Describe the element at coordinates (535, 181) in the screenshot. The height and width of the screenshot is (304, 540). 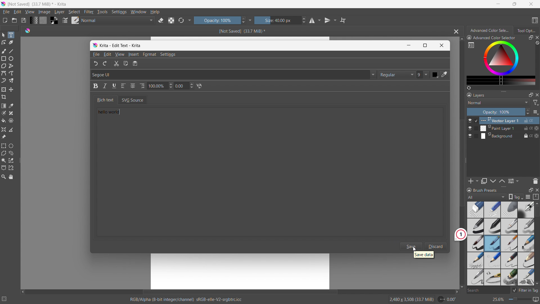
I see `delete layer` at that location.